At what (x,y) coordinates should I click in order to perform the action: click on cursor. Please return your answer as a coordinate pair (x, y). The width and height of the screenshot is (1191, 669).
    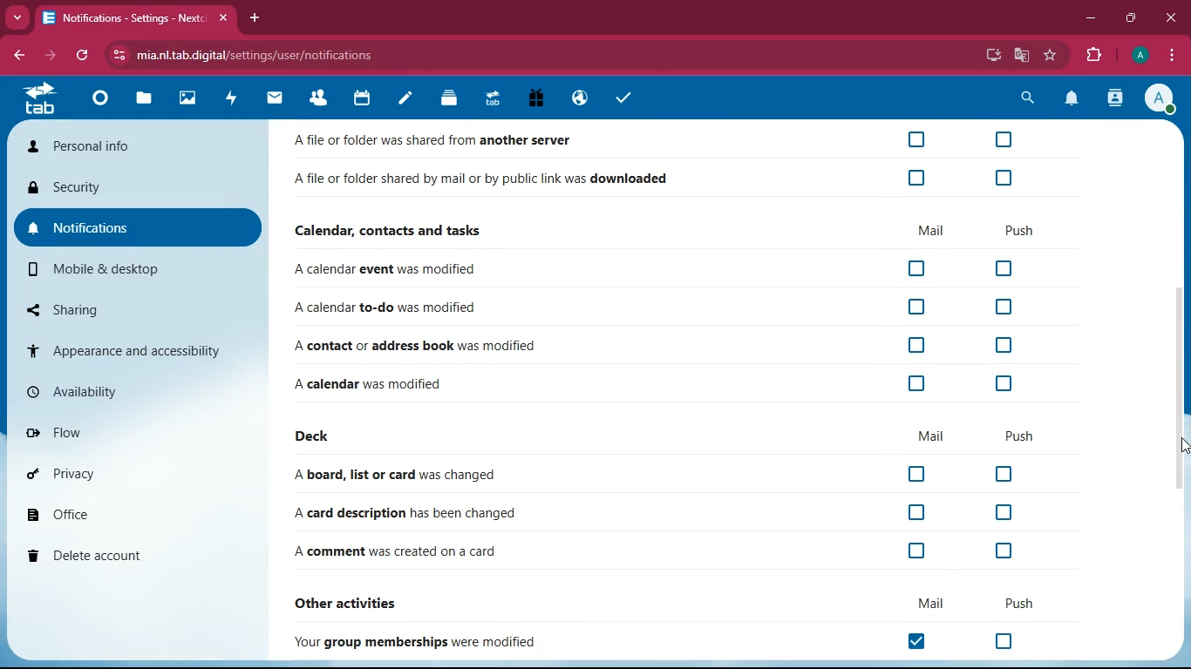
    Looking at the image, I should click on (1183, 445).